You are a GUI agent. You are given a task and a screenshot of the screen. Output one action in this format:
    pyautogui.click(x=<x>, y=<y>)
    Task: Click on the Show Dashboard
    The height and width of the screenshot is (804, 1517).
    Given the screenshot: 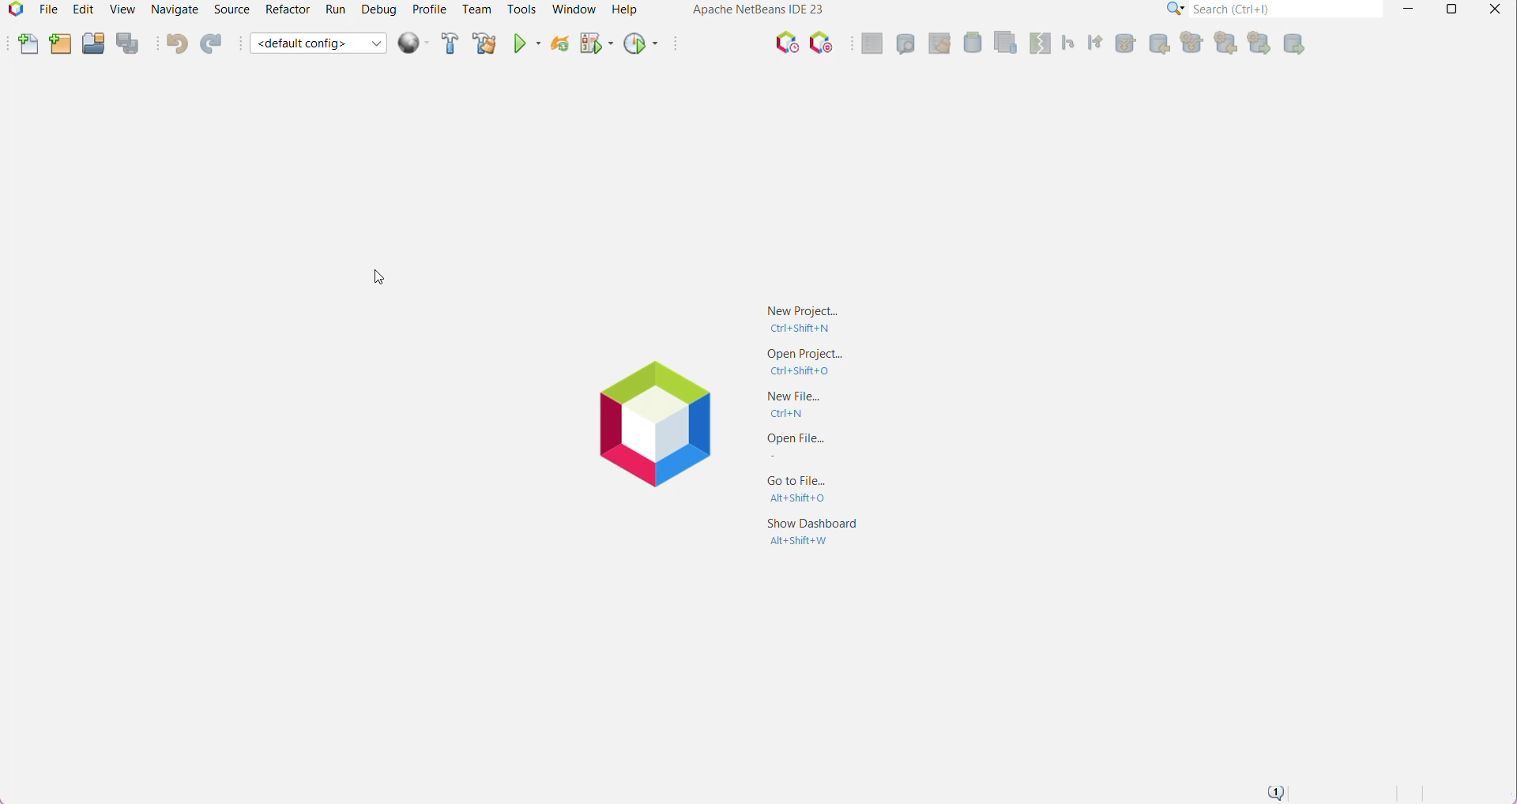 What is the action you would take?
    pyautogui.click(x=812, y=538)
    